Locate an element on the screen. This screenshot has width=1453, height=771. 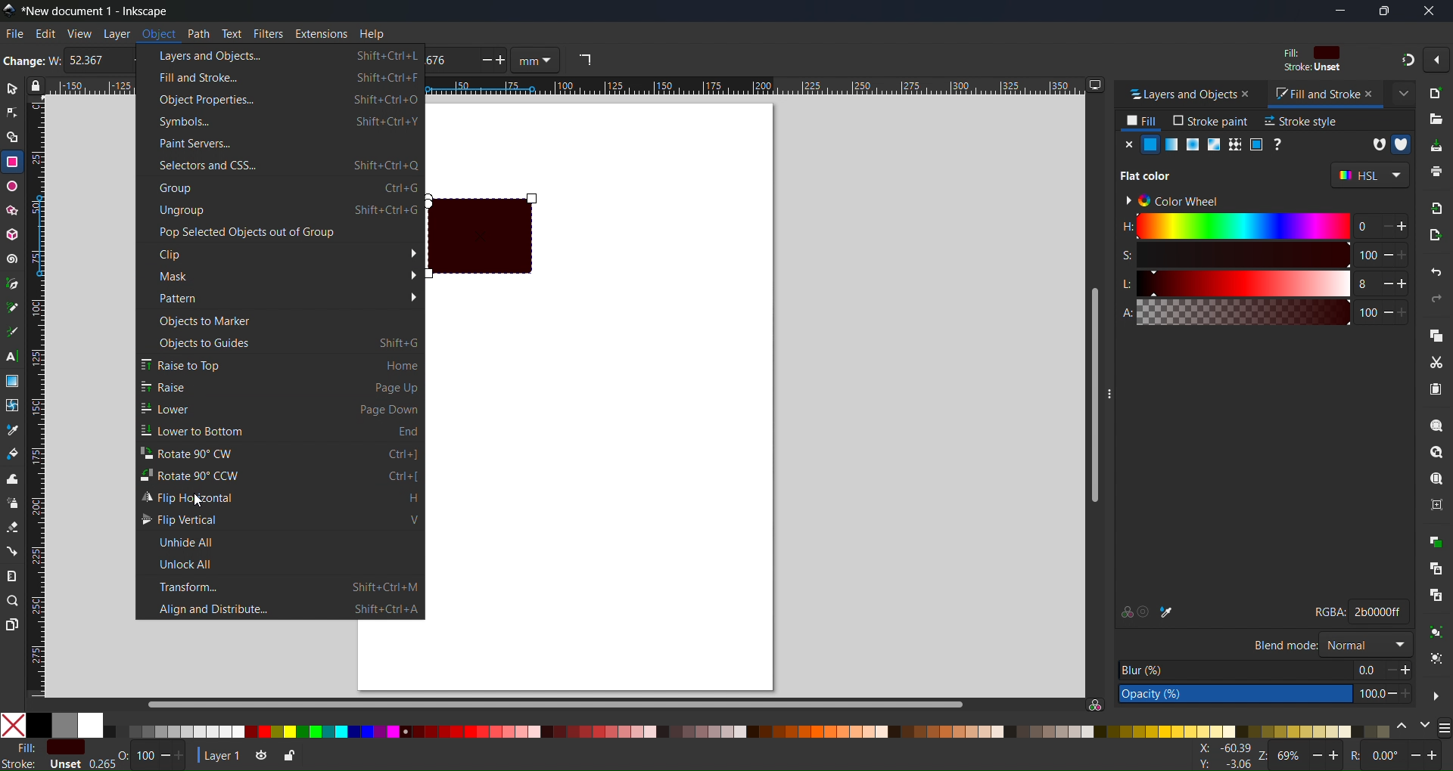
Fill and stroke is located at coordinates (1310, 94).